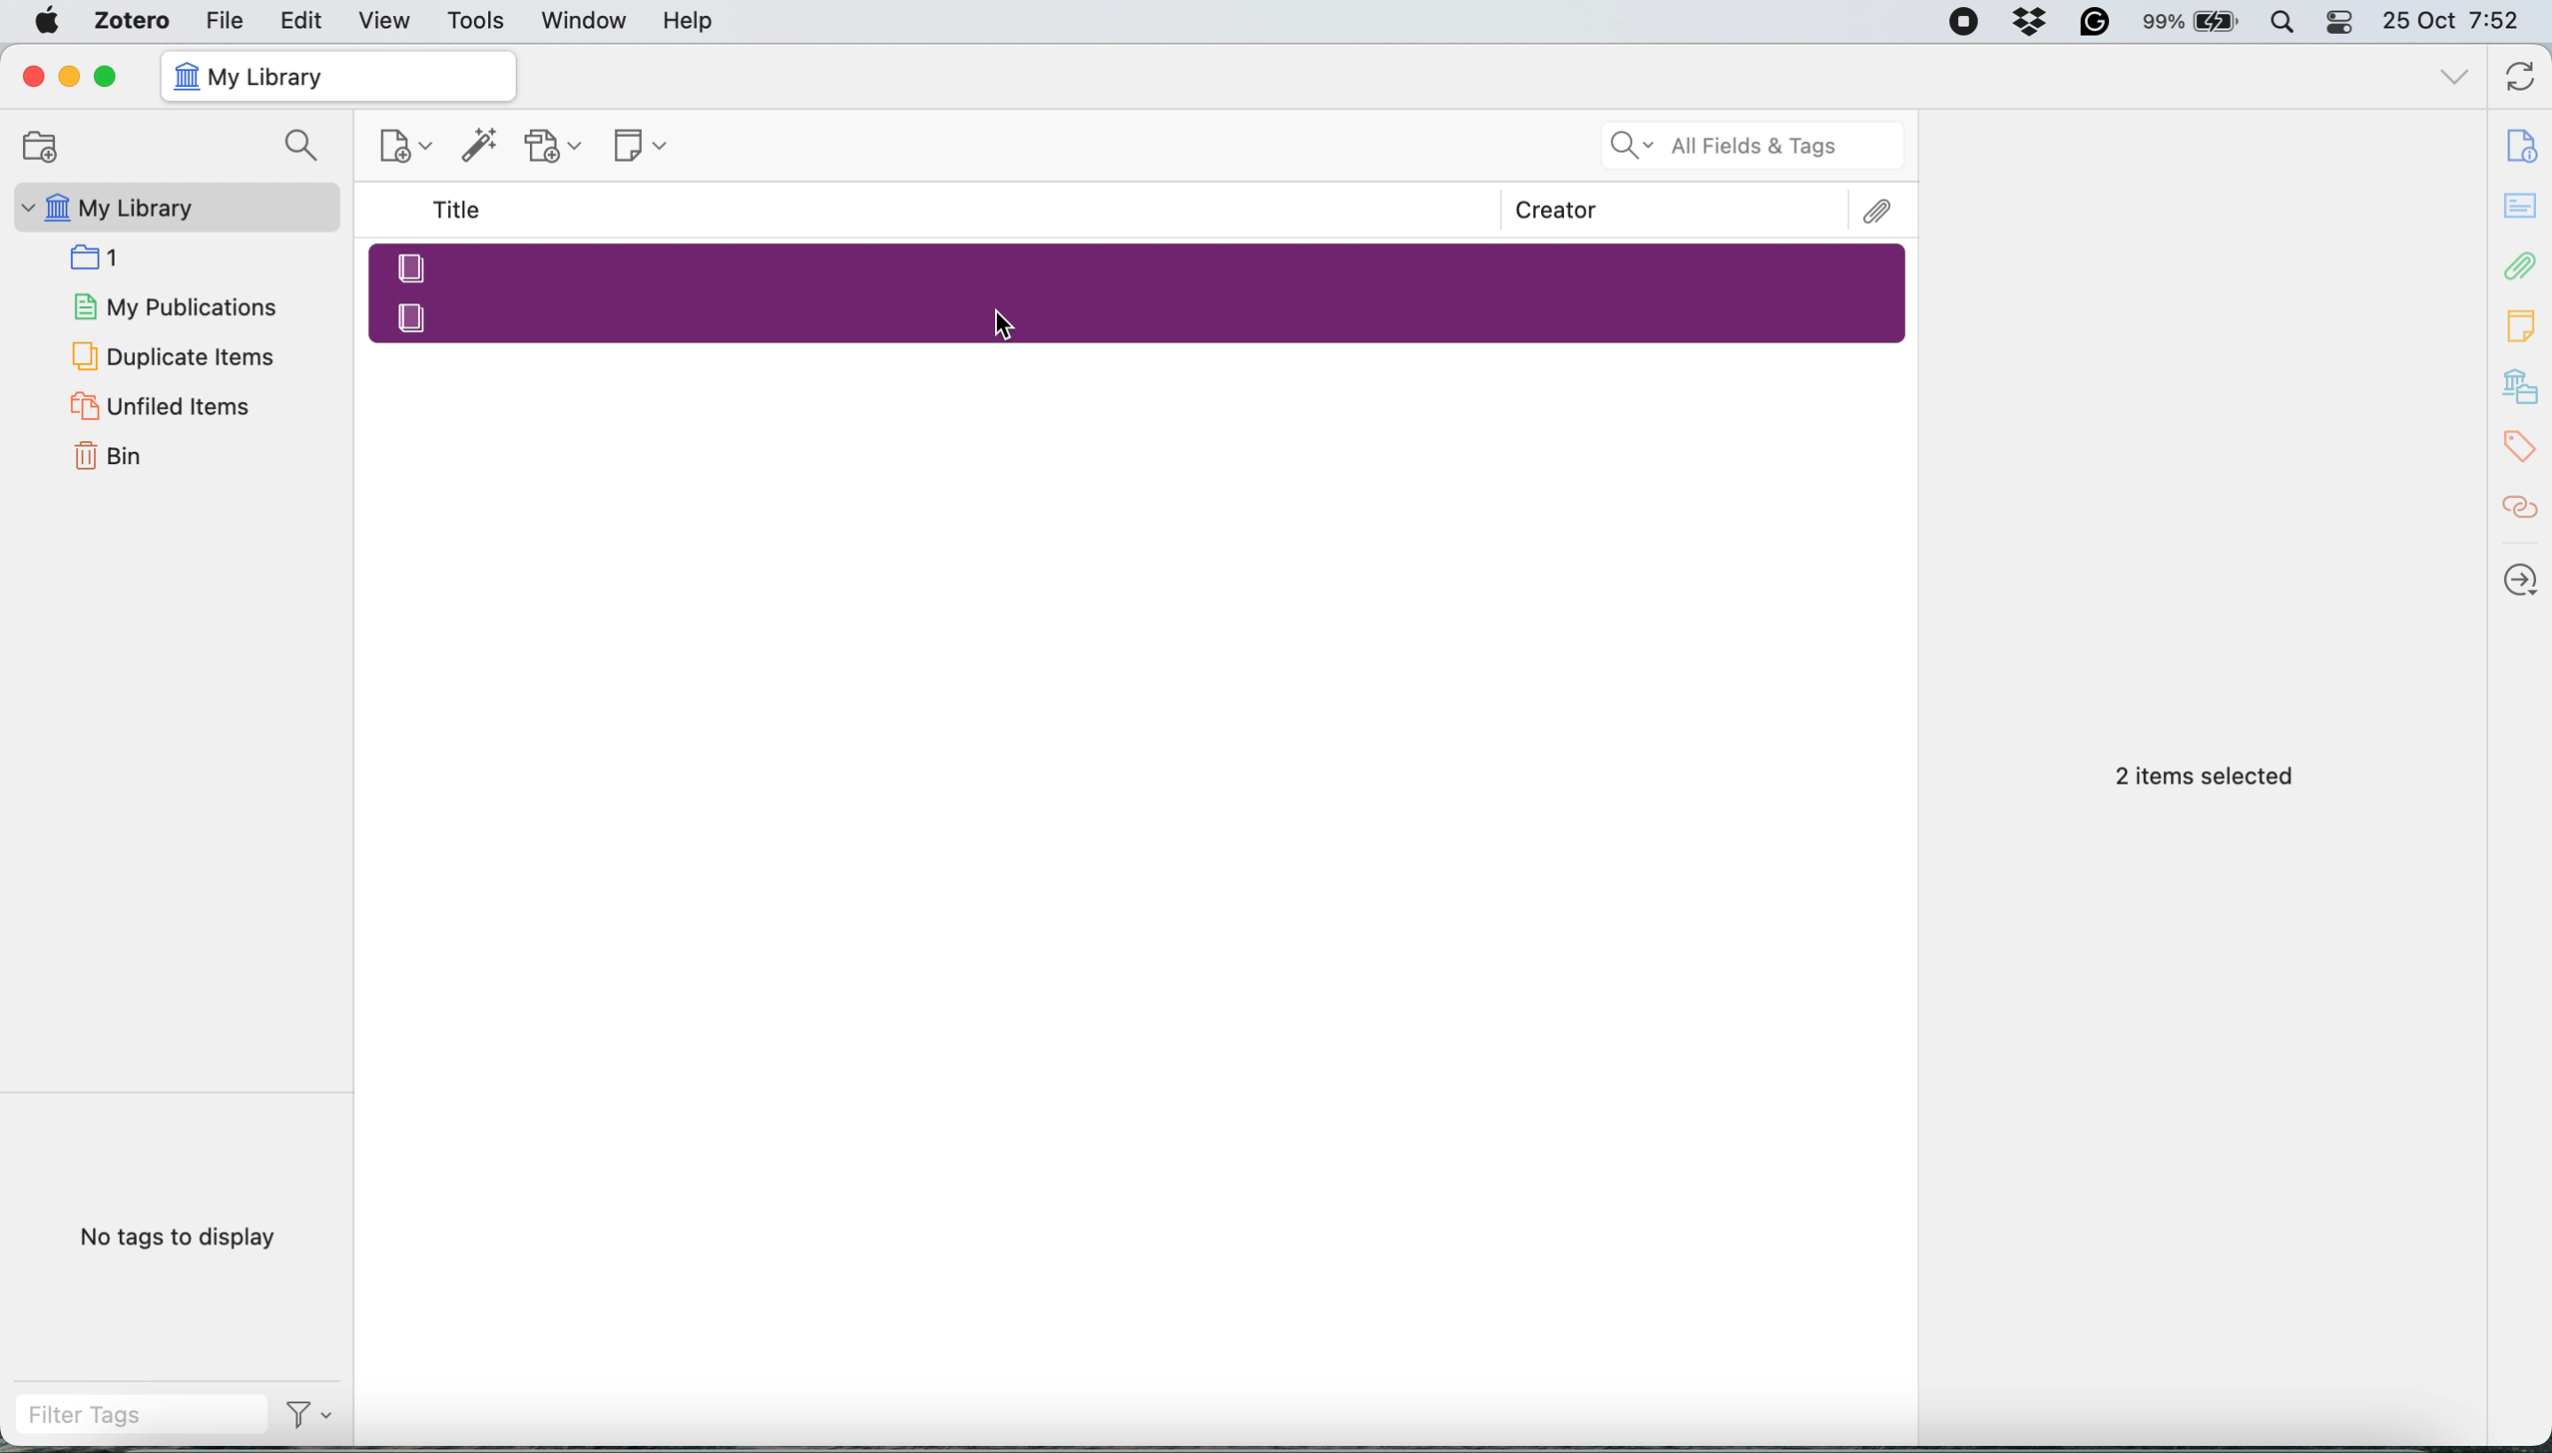 This screenshot has height=1453, width=2552. I want to click on Filter Tags, so click(141, 1415).